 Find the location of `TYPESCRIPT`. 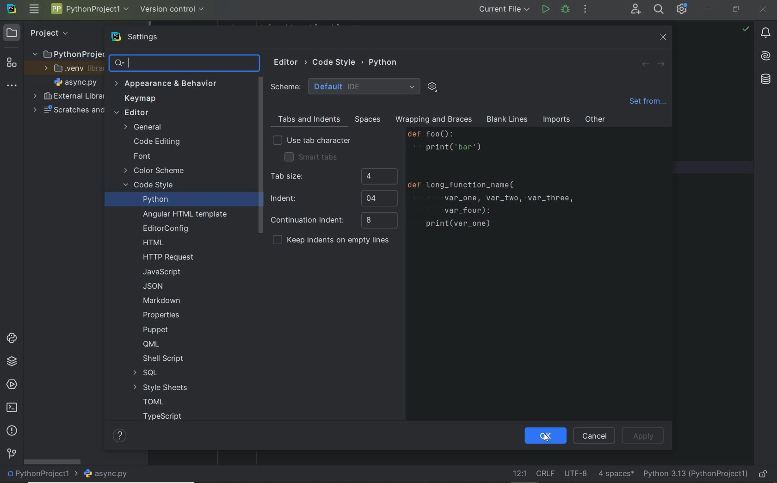

TYPESCRIPT is located at coordinates (166, 418).